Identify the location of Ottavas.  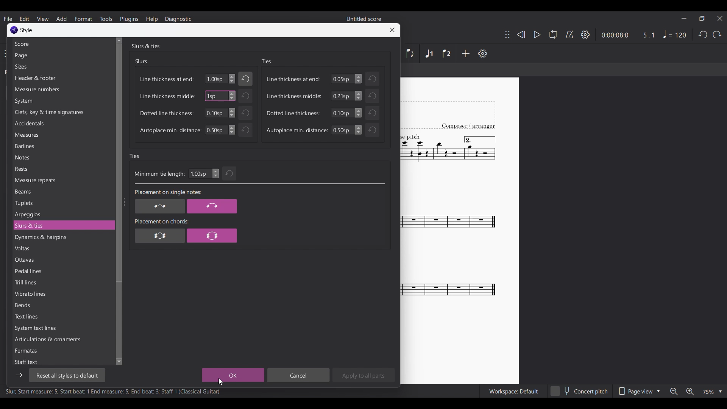
(62, 260).